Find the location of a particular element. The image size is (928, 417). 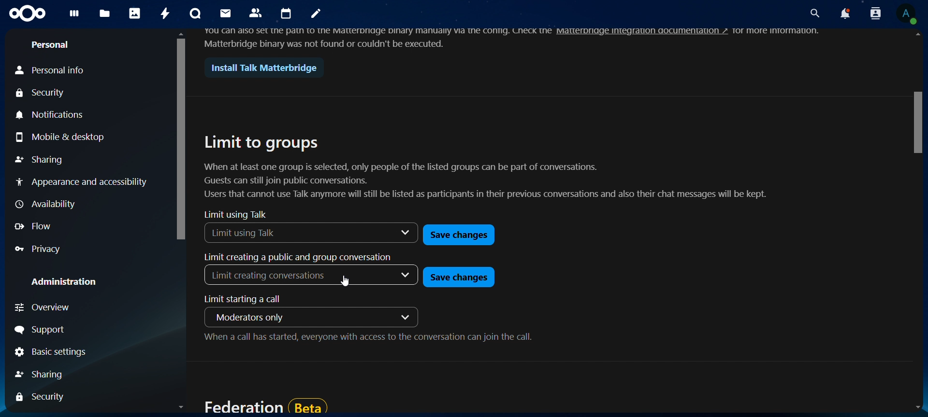

files is located at coordinates (105, 14).